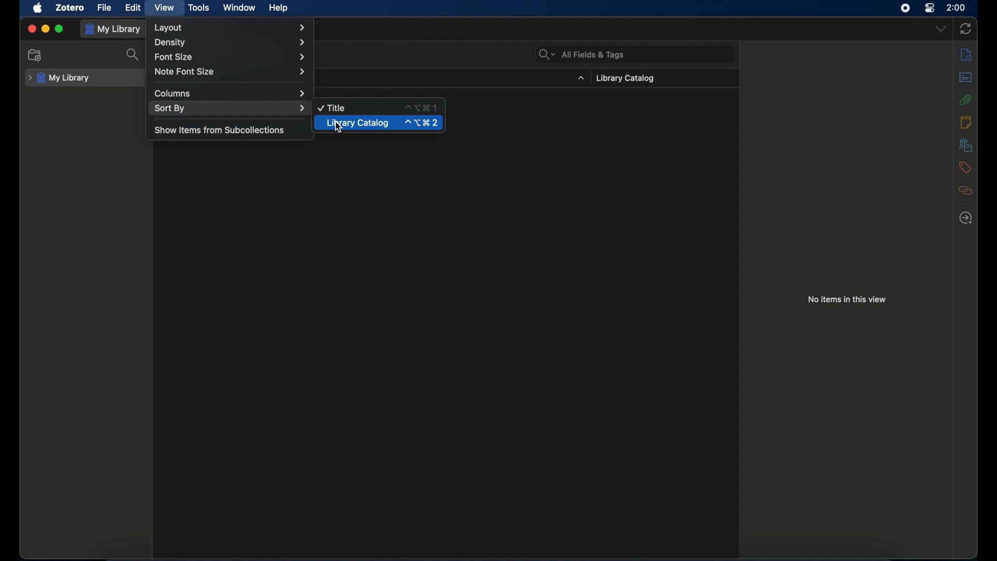 The width and height of the screenshot is (997, 561). Describe the element at coordinates (931, 8) in the screenshot. I see `control center` at that location.